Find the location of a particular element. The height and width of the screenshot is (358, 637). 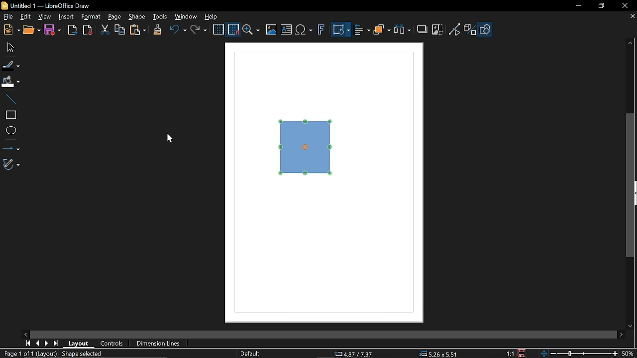

Move left is located at coordinates (26, 334).